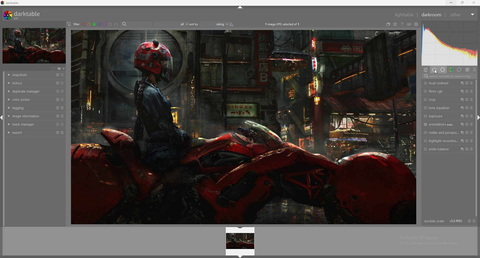  What do you see at coordinates (439, 149) in the screenshot?
I see `white balance` at bounding box center [439, 149].